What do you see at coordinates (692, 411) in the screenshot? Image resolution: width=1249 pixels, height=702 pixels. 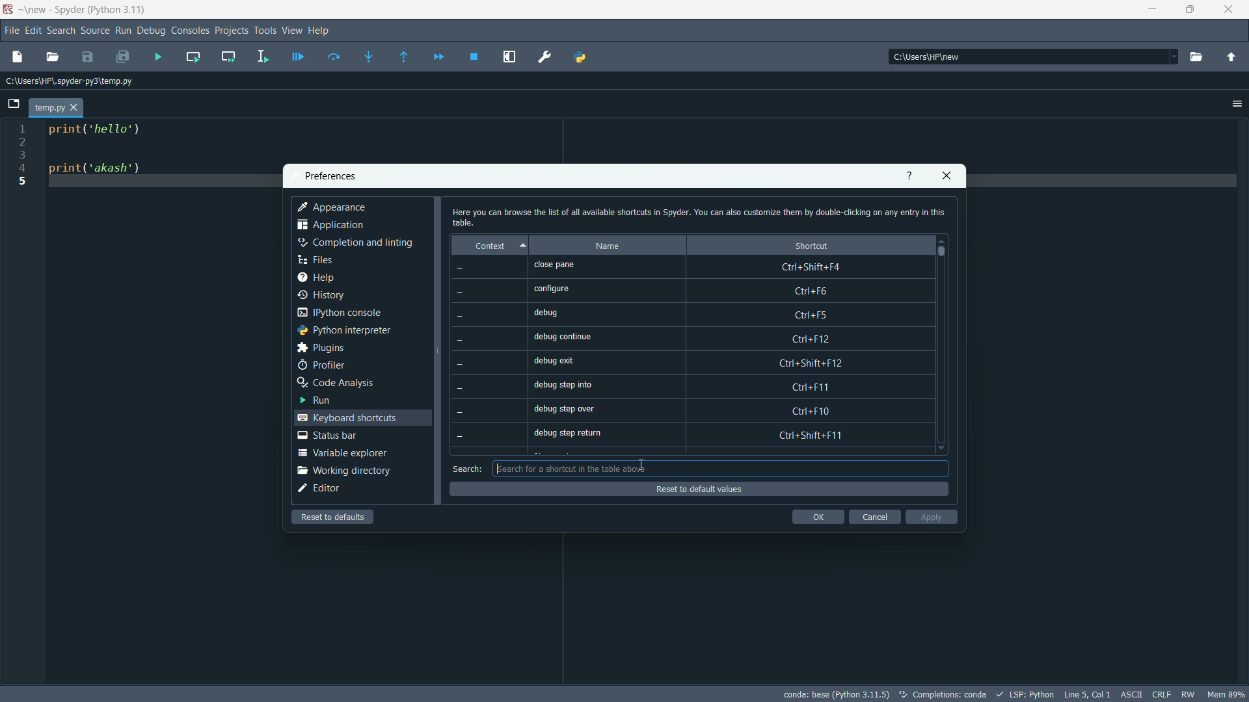 I see `-, debug step over, ctrl+f10` at bounding box center [692, 411].